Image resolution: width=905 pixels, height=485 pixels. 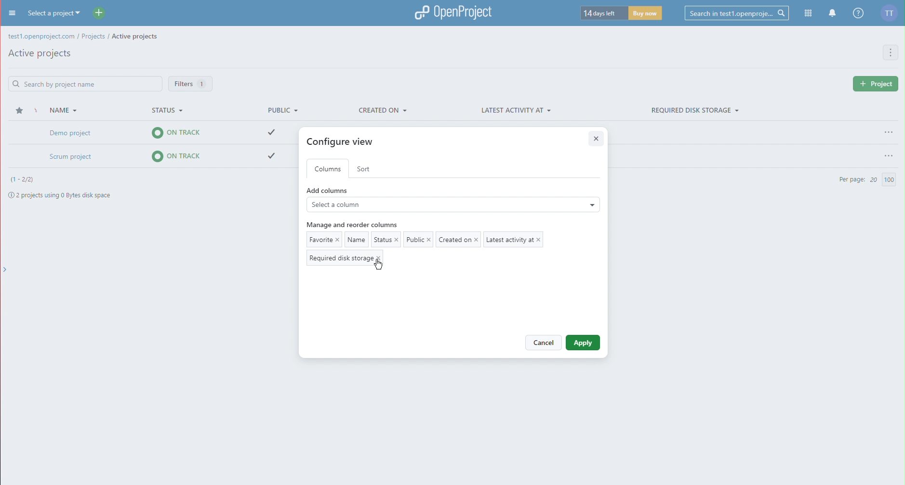 What do you see at coordinates (866, 179) in the screenshot?
I see `Per Page` at bounding box center [866, 179].